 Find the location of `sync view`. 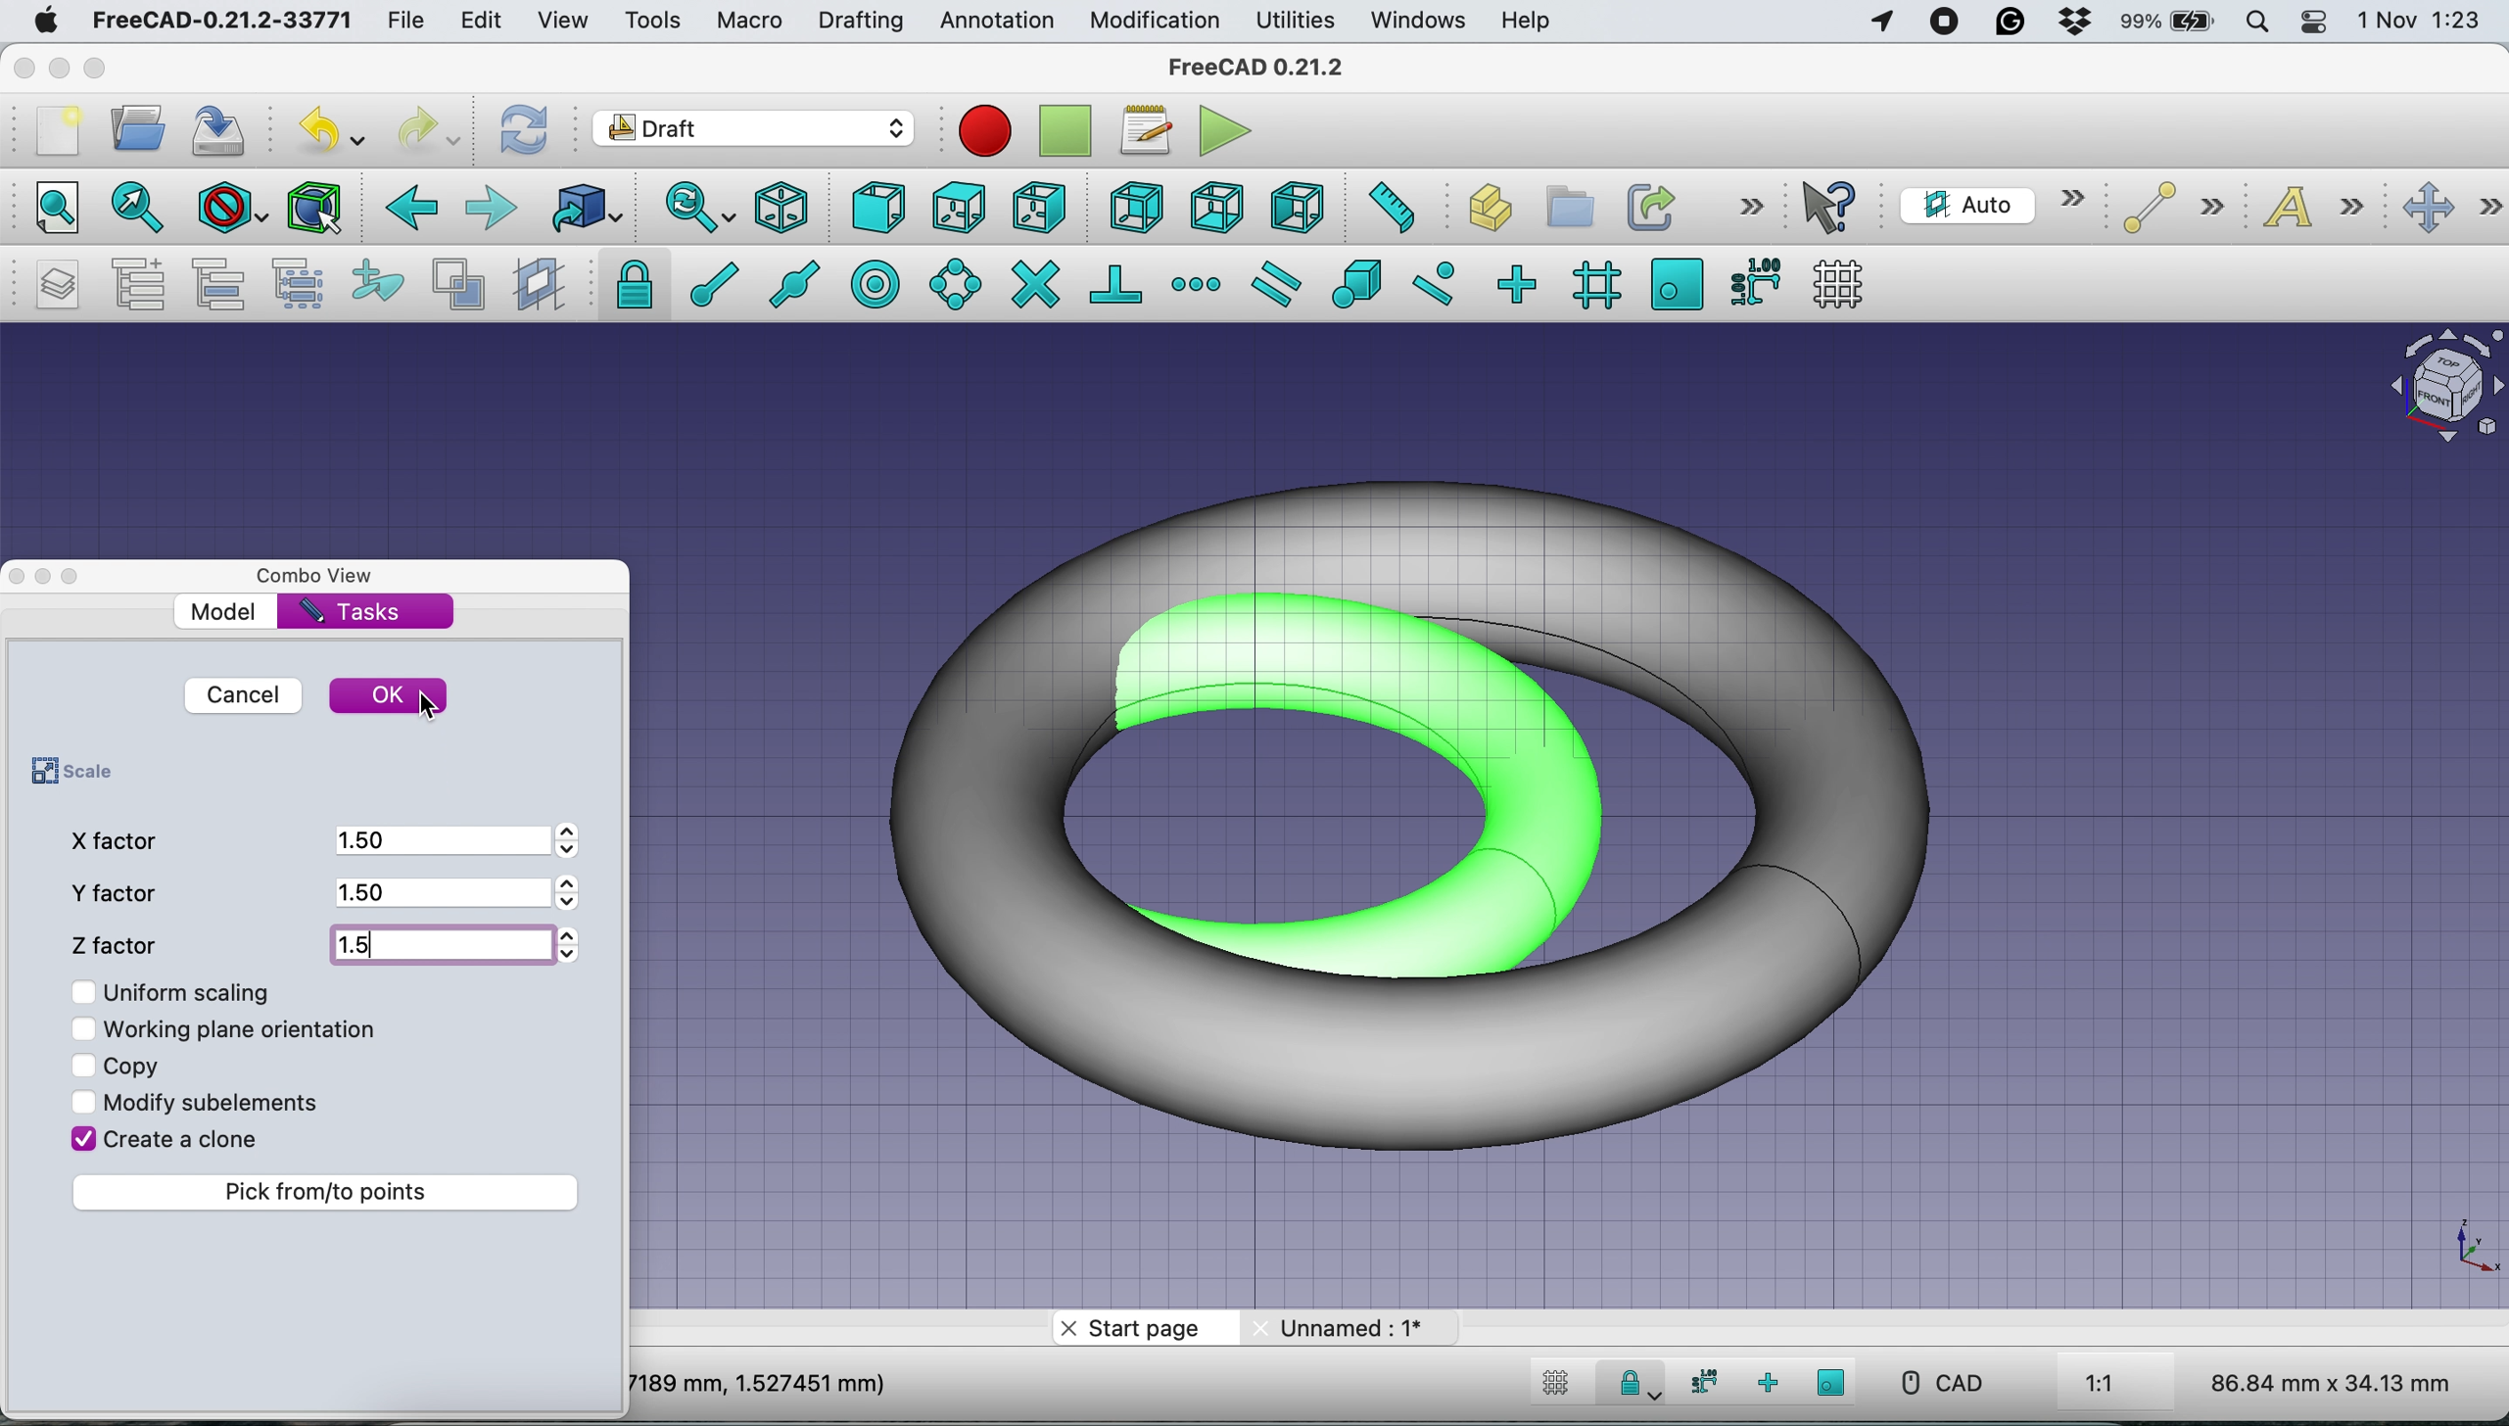

sync view is located at coordinates (698, 208).